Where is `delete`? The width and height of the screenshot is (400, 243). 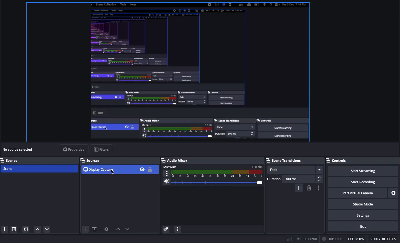
delete is located at coordinates (95, 229).